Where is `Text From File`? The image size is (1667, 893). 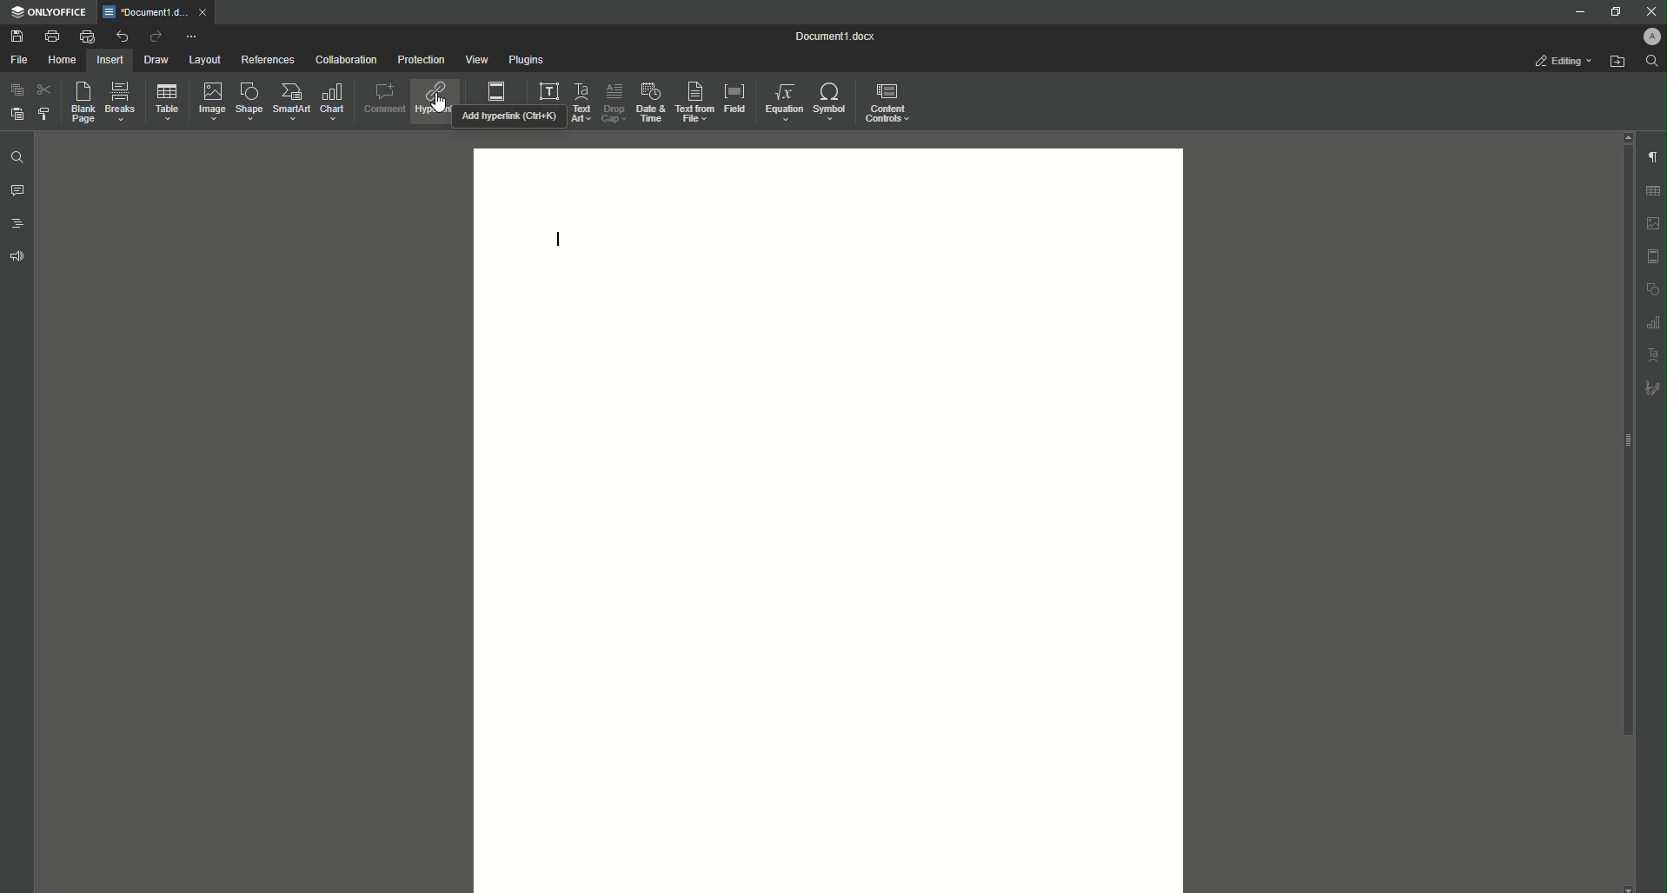 Text From File is located at coordinates (694, 101).